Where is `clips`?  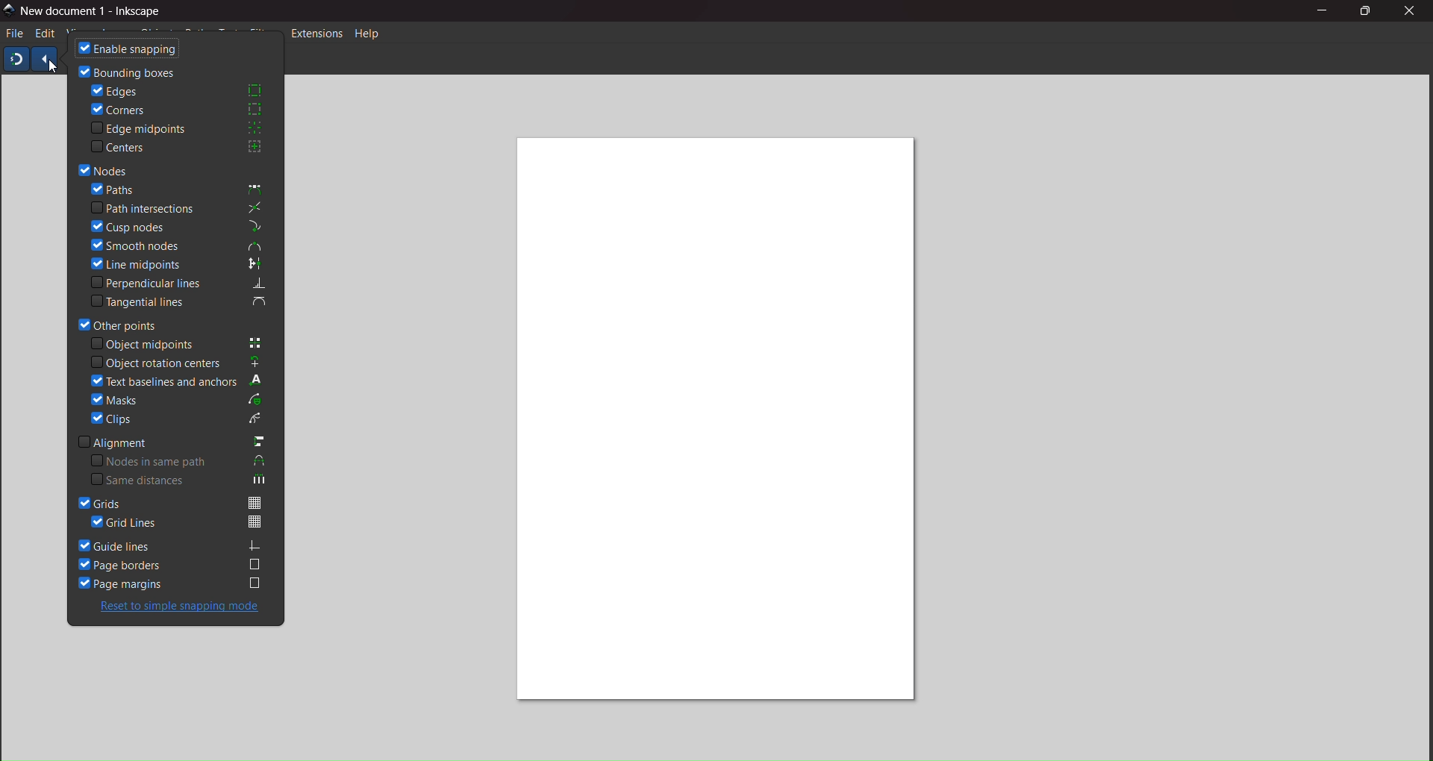
clips is located at coordinates (179, 419).